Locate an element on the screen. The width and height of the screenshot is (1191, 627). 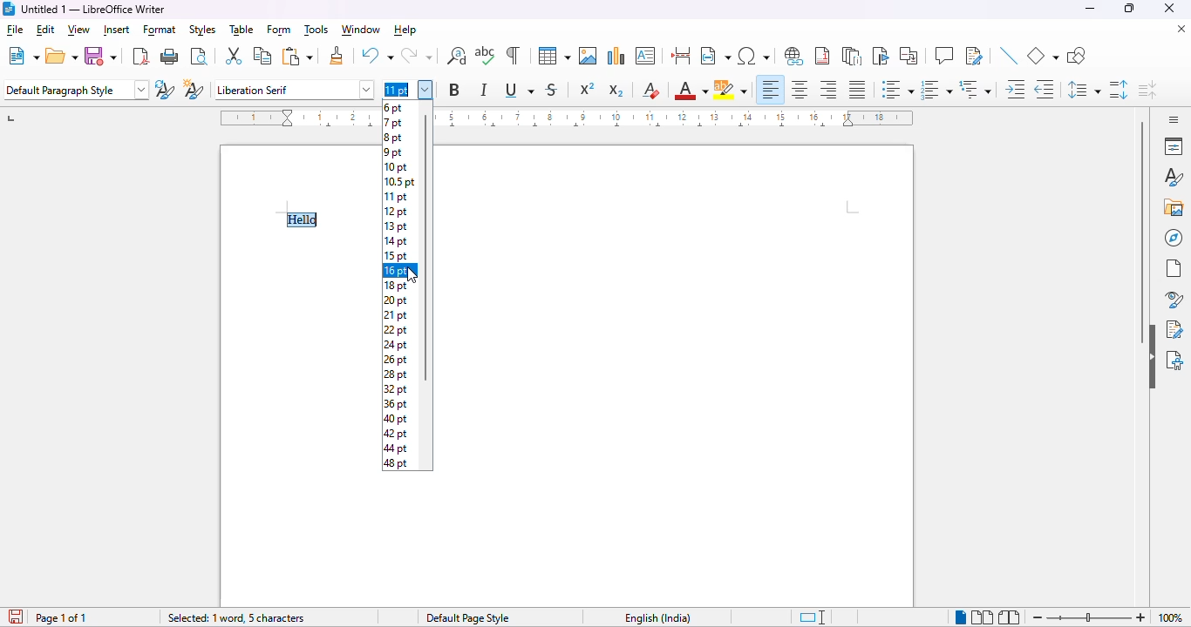
Untitle 1 -LibreOffice Writer is located at coordinates (97, 10).